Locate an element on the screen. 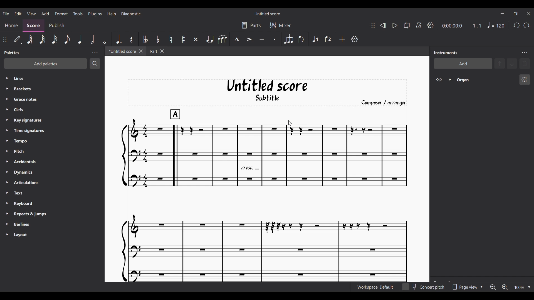  Toggle flat is located at coordinates (158, 39).